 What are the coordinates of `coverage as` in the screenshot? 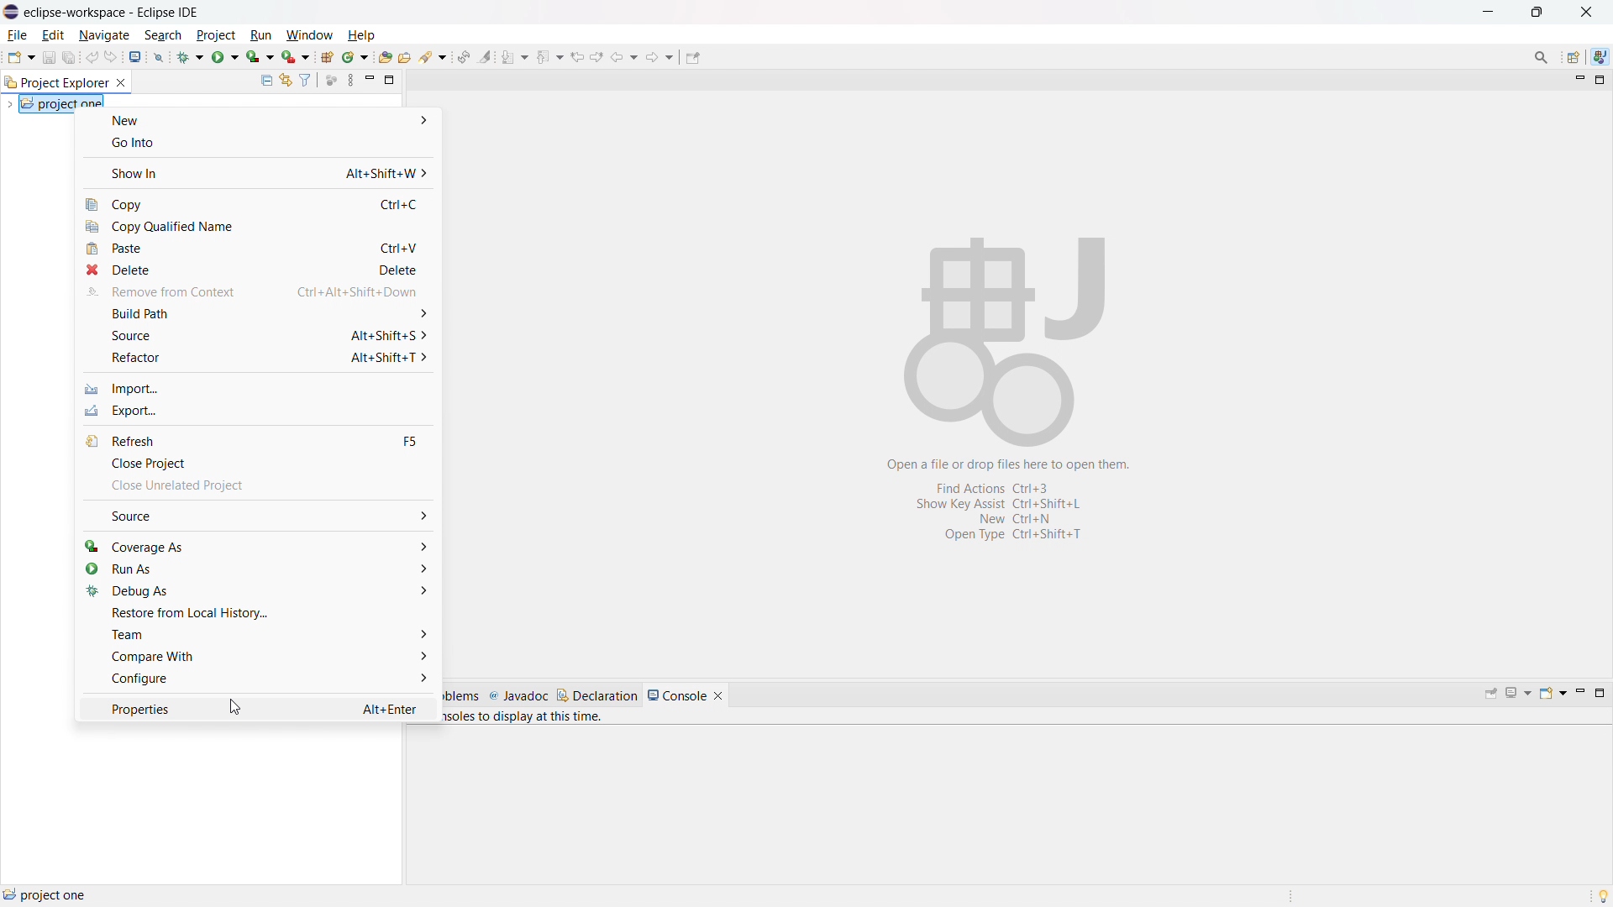 It's located at (257, 545).